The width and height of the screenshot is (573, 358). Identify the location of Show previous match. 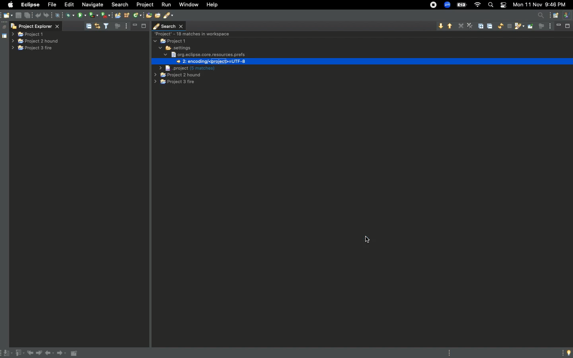
(450, 27).